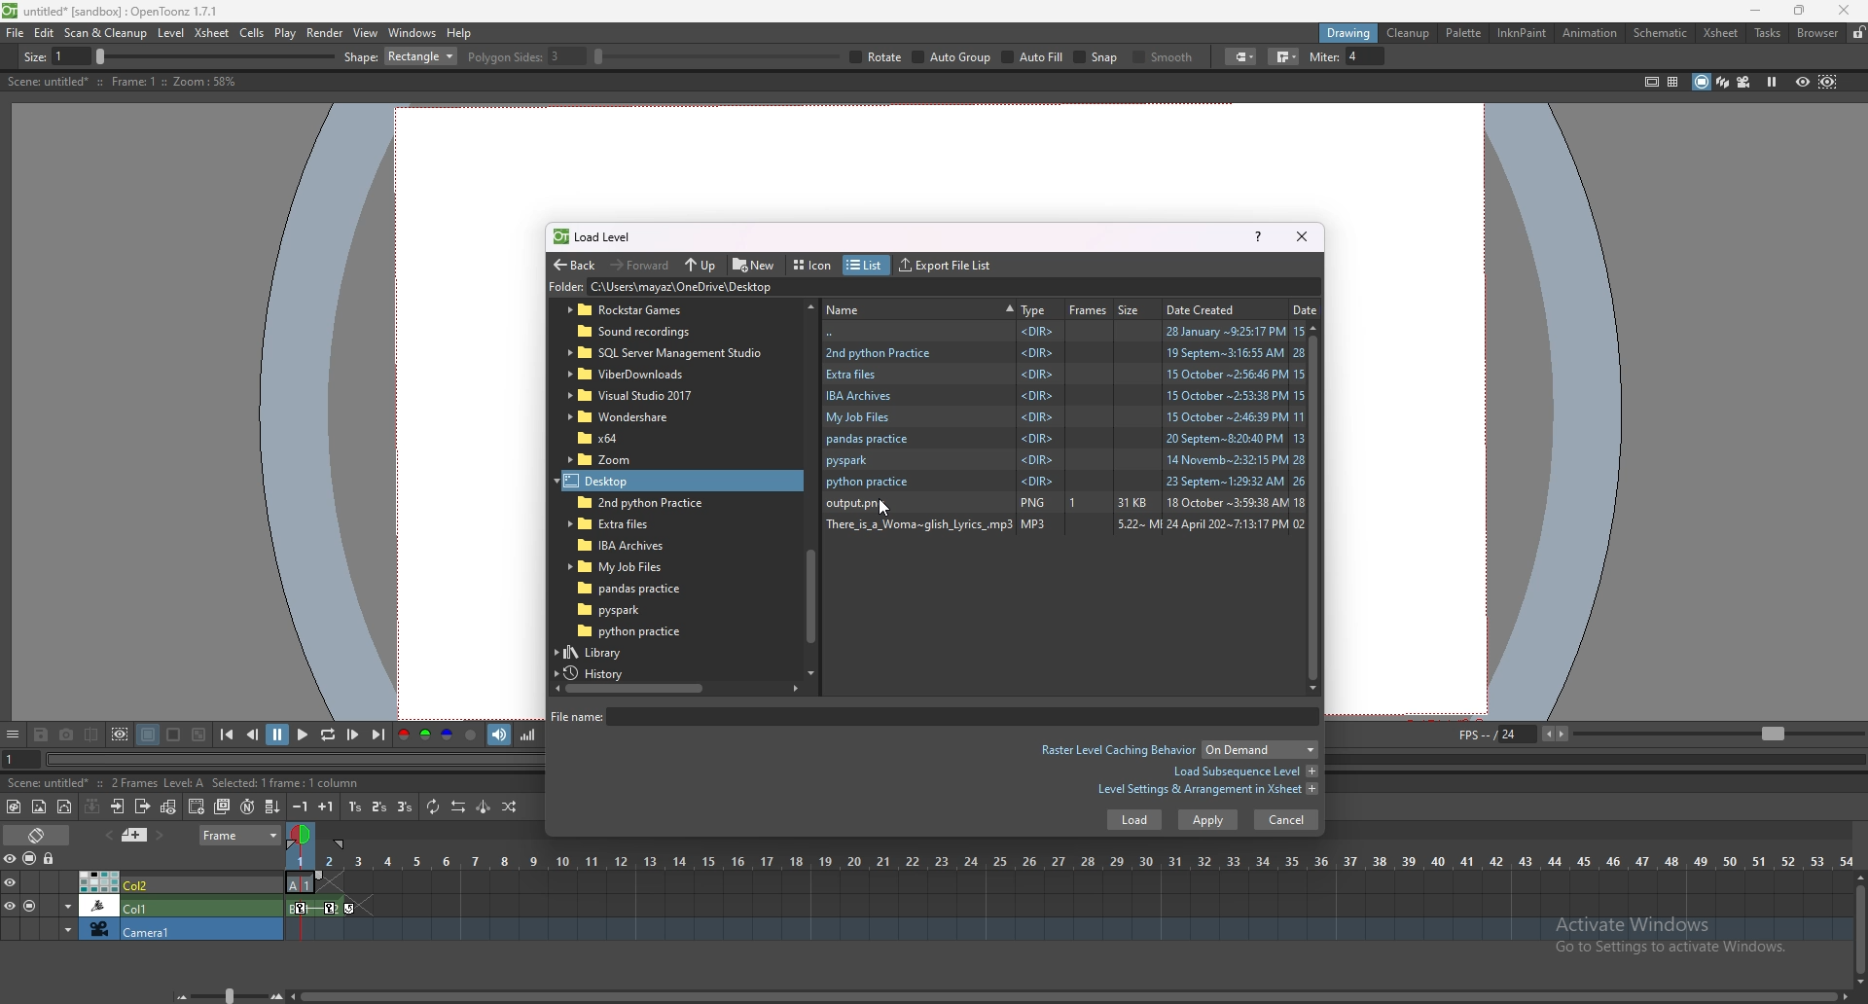 The image size is (1868, 1004). What do you see at coordinates (41, 736) in the screenshot?
I see `save` at bounding box center [41, 736].